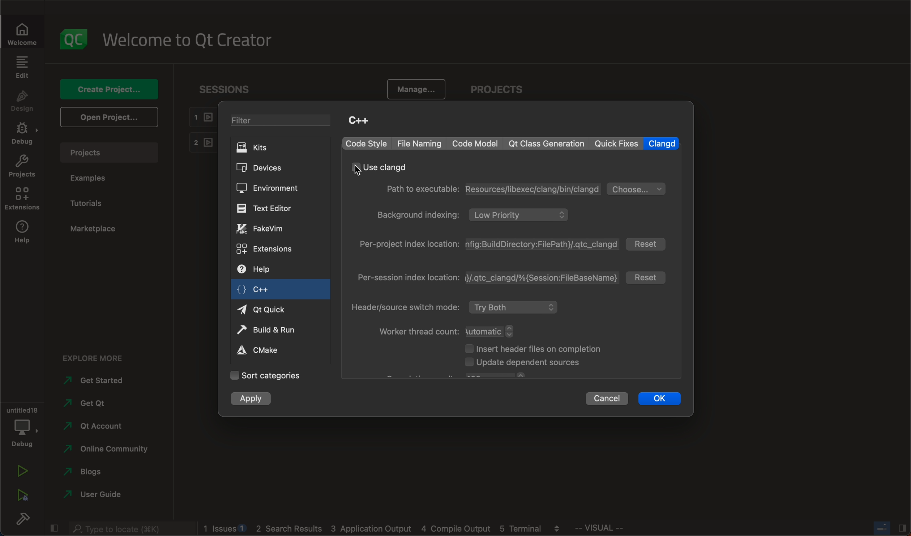  Describe the element at coordinates (22, 200) in the screenshot. I see `extensions` at that location.